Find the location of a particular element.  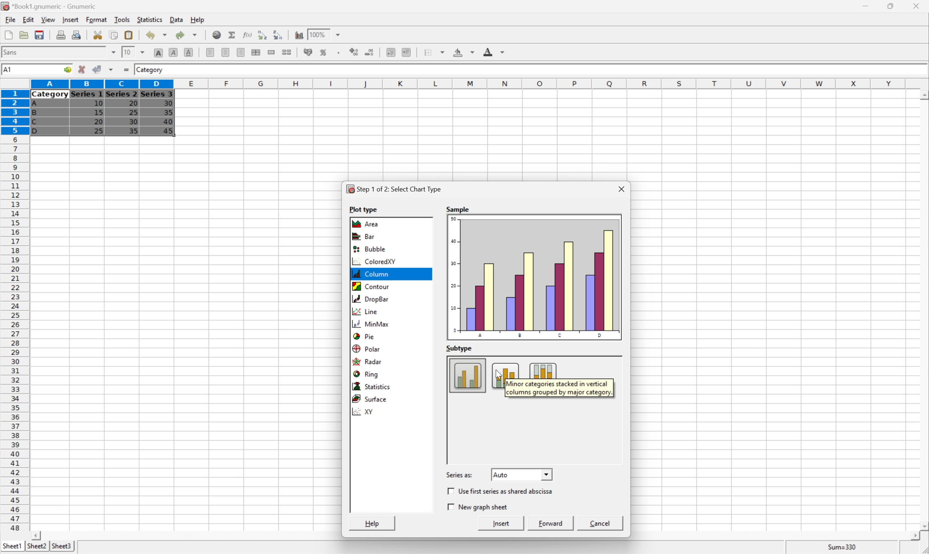

Line is located at coordinates (364, 313).